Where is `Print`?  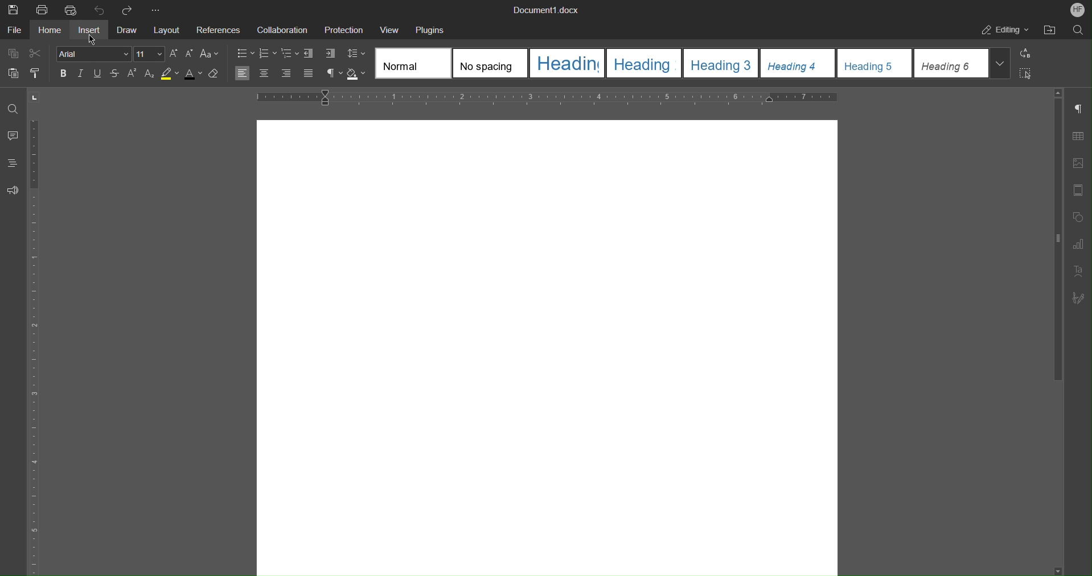
Print is located at coordinates (43, 9).